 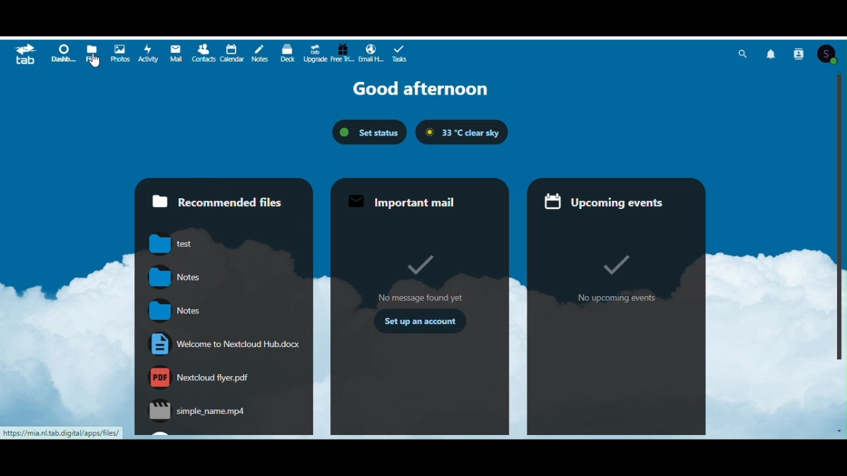 What do you see at coordinates (420, 320) in the screenshot?
I see `set up an account` at bounding box center [420, 320].